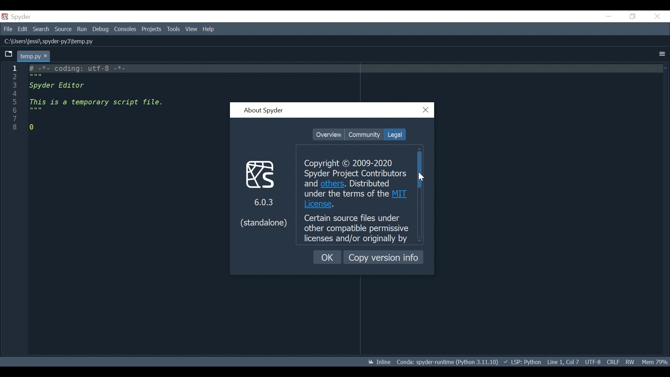 Image resolution: width=670 pixels, height=377 pixels. I want to click on 6.0.3 (standalone), so click(263, 193).